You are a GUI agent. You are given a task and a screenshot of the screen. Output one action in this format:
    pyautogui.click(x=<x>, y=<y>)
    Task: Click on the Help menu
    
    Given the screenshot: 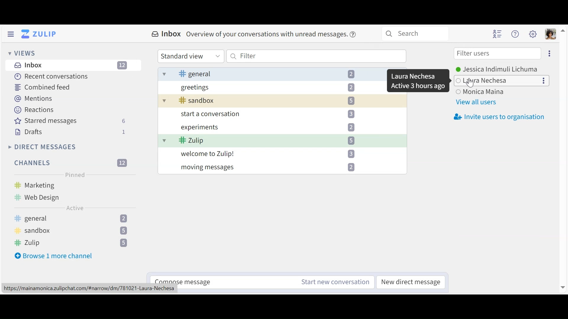 What is the action you would take?
    pyautogui.click(x=515, y=34)
    